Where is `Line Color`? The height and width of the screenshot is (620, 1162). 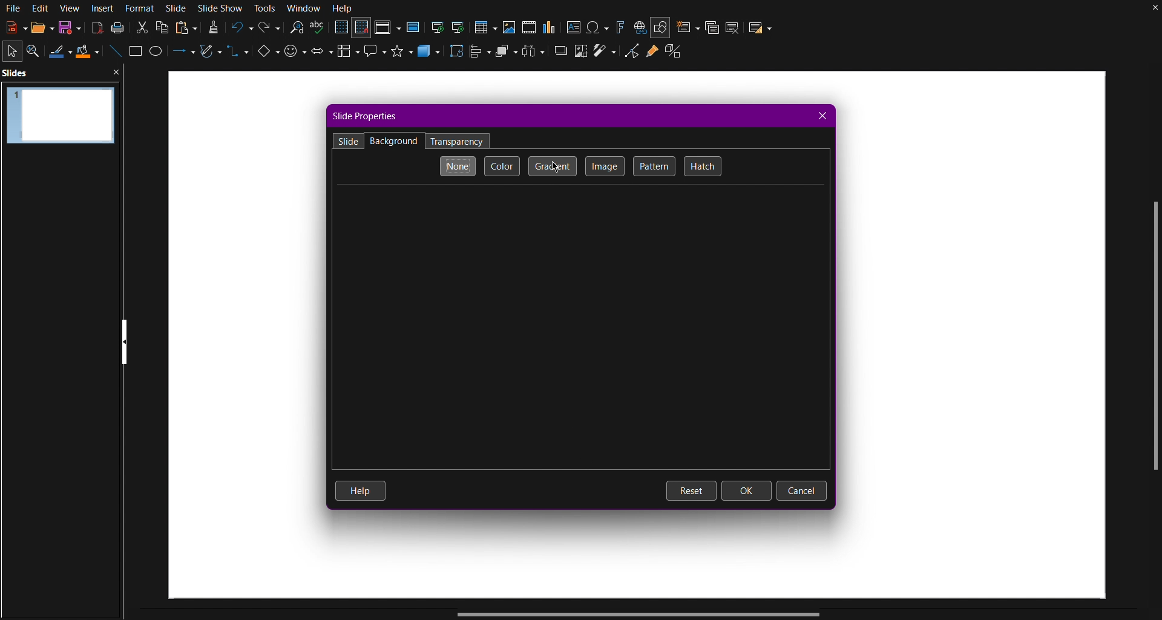
Line Color is located at coordinates (60, 52).